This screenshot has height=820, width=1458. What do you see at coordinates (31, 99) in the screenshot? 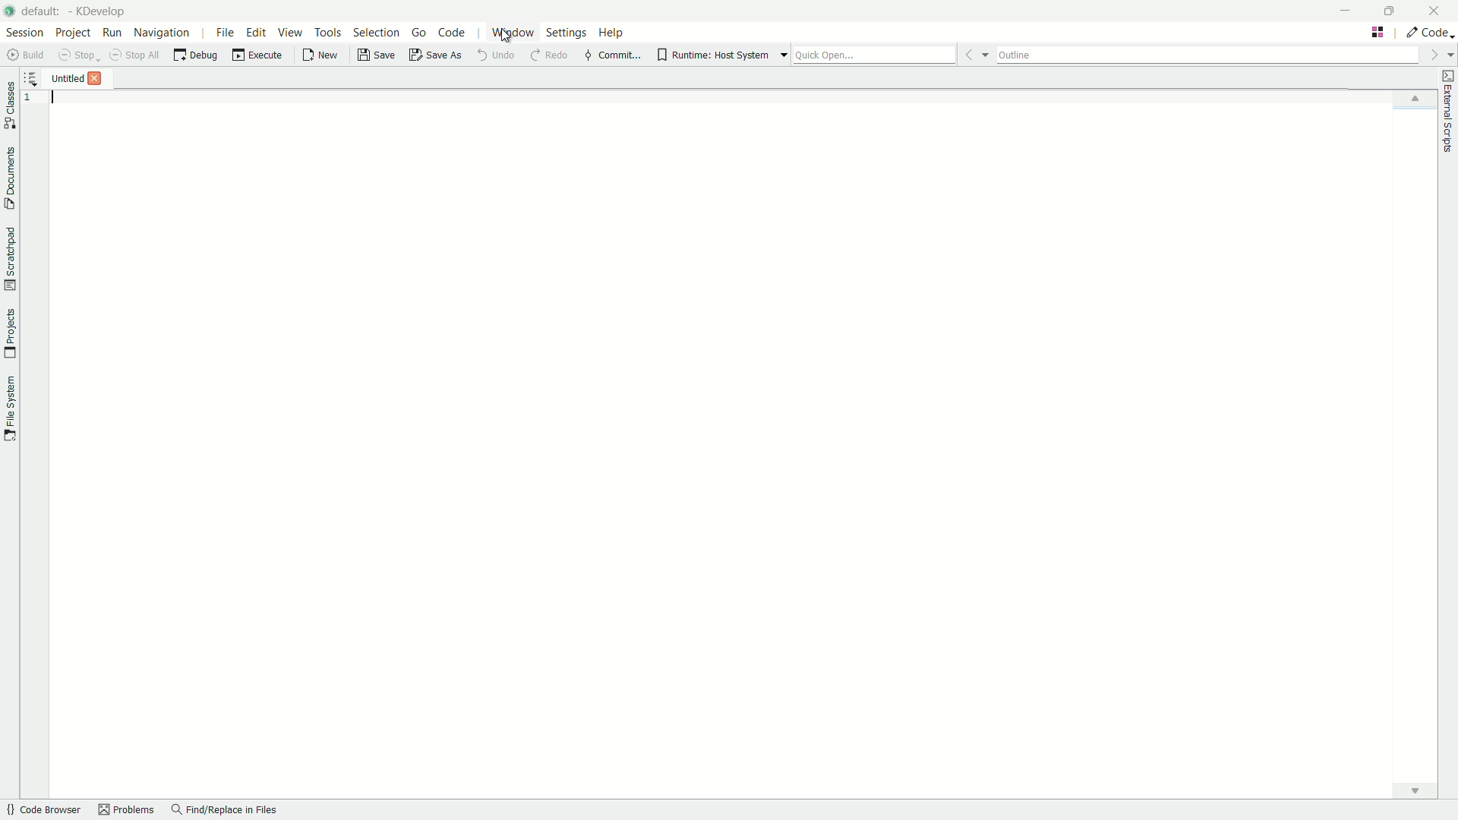
I see `line number` at bounding box center [31, 99].